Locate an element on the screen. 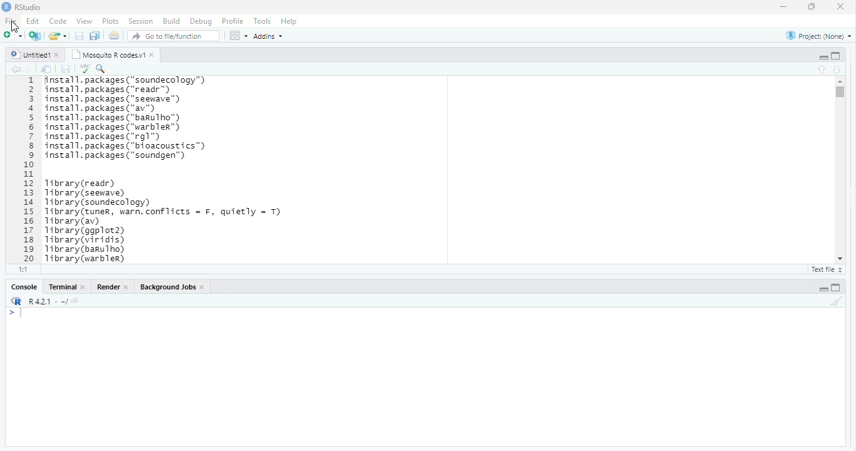 Image resolution: width=856 pixels, height=451 pixels. full view is located at coordinates (836, 56).